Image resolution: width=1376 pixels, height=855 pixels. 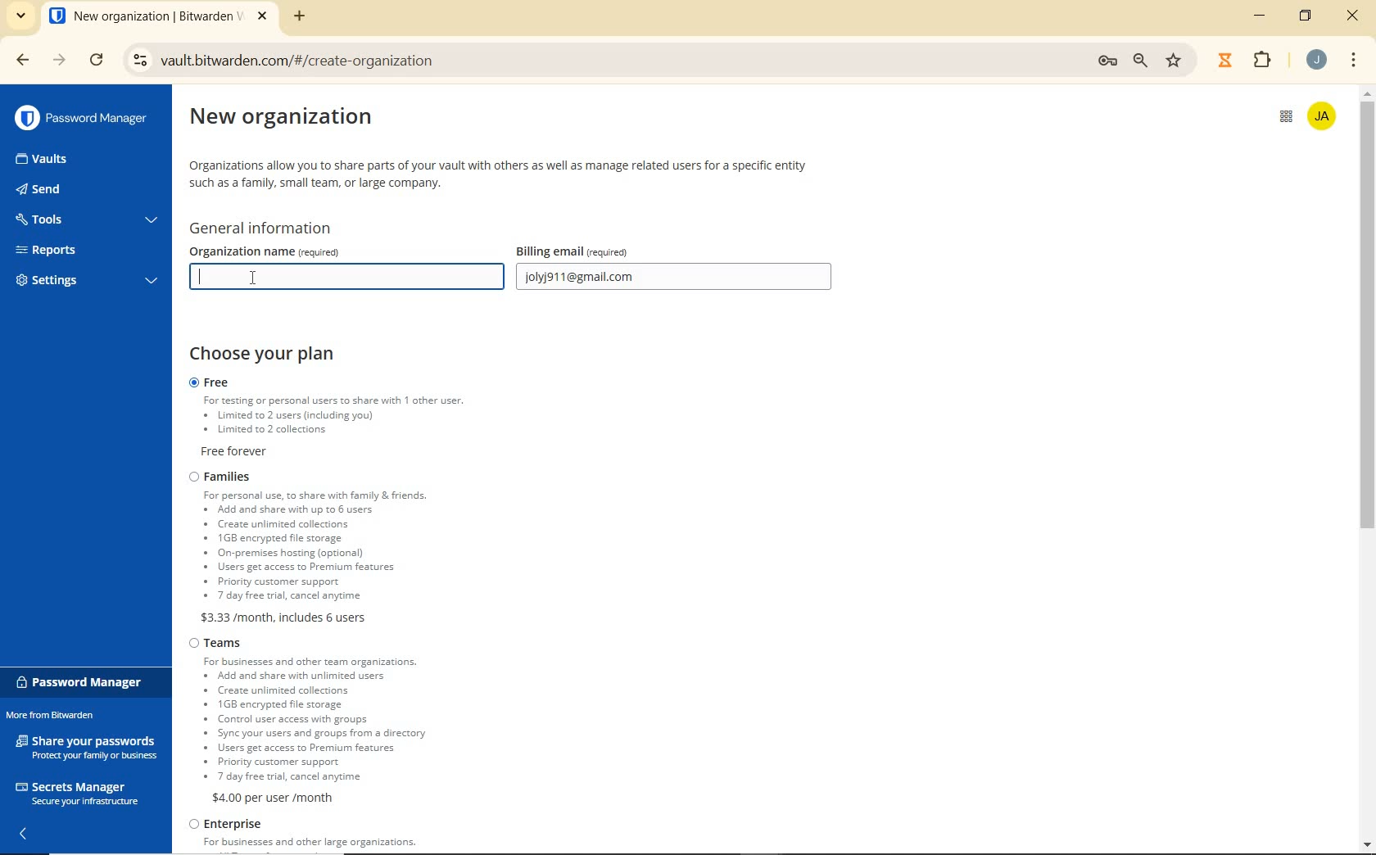 I want to click on billing email, so click(x=608, y=251).